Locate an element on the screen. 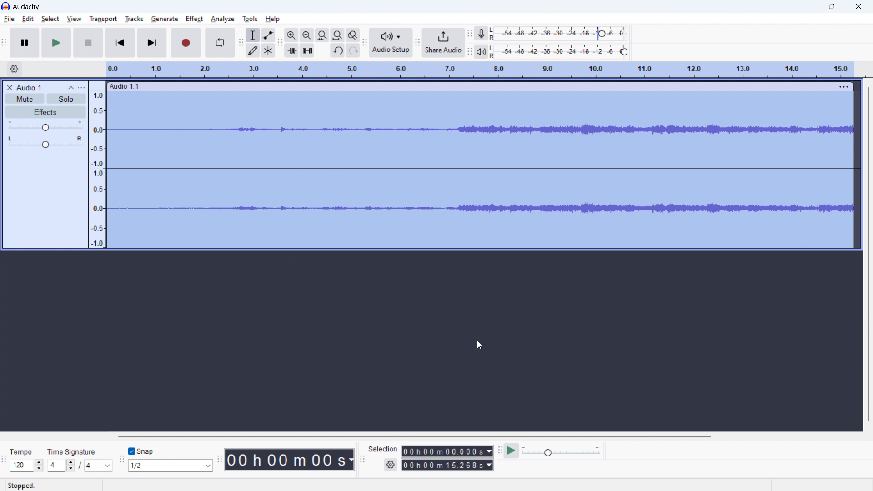  hold to move is located at coordinates (470, 86).